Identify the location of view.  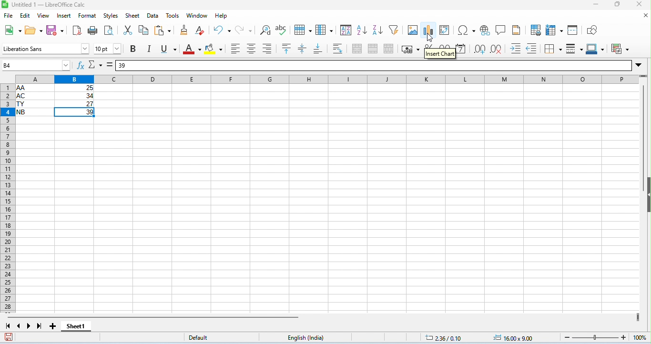
(43, 16).